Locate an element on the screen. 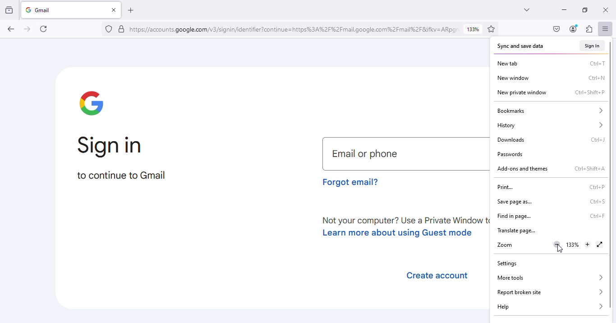 Image resolution: width=616 pixels, height=323 pixels. shortcut for downloads is located at coordinates (596, 139).